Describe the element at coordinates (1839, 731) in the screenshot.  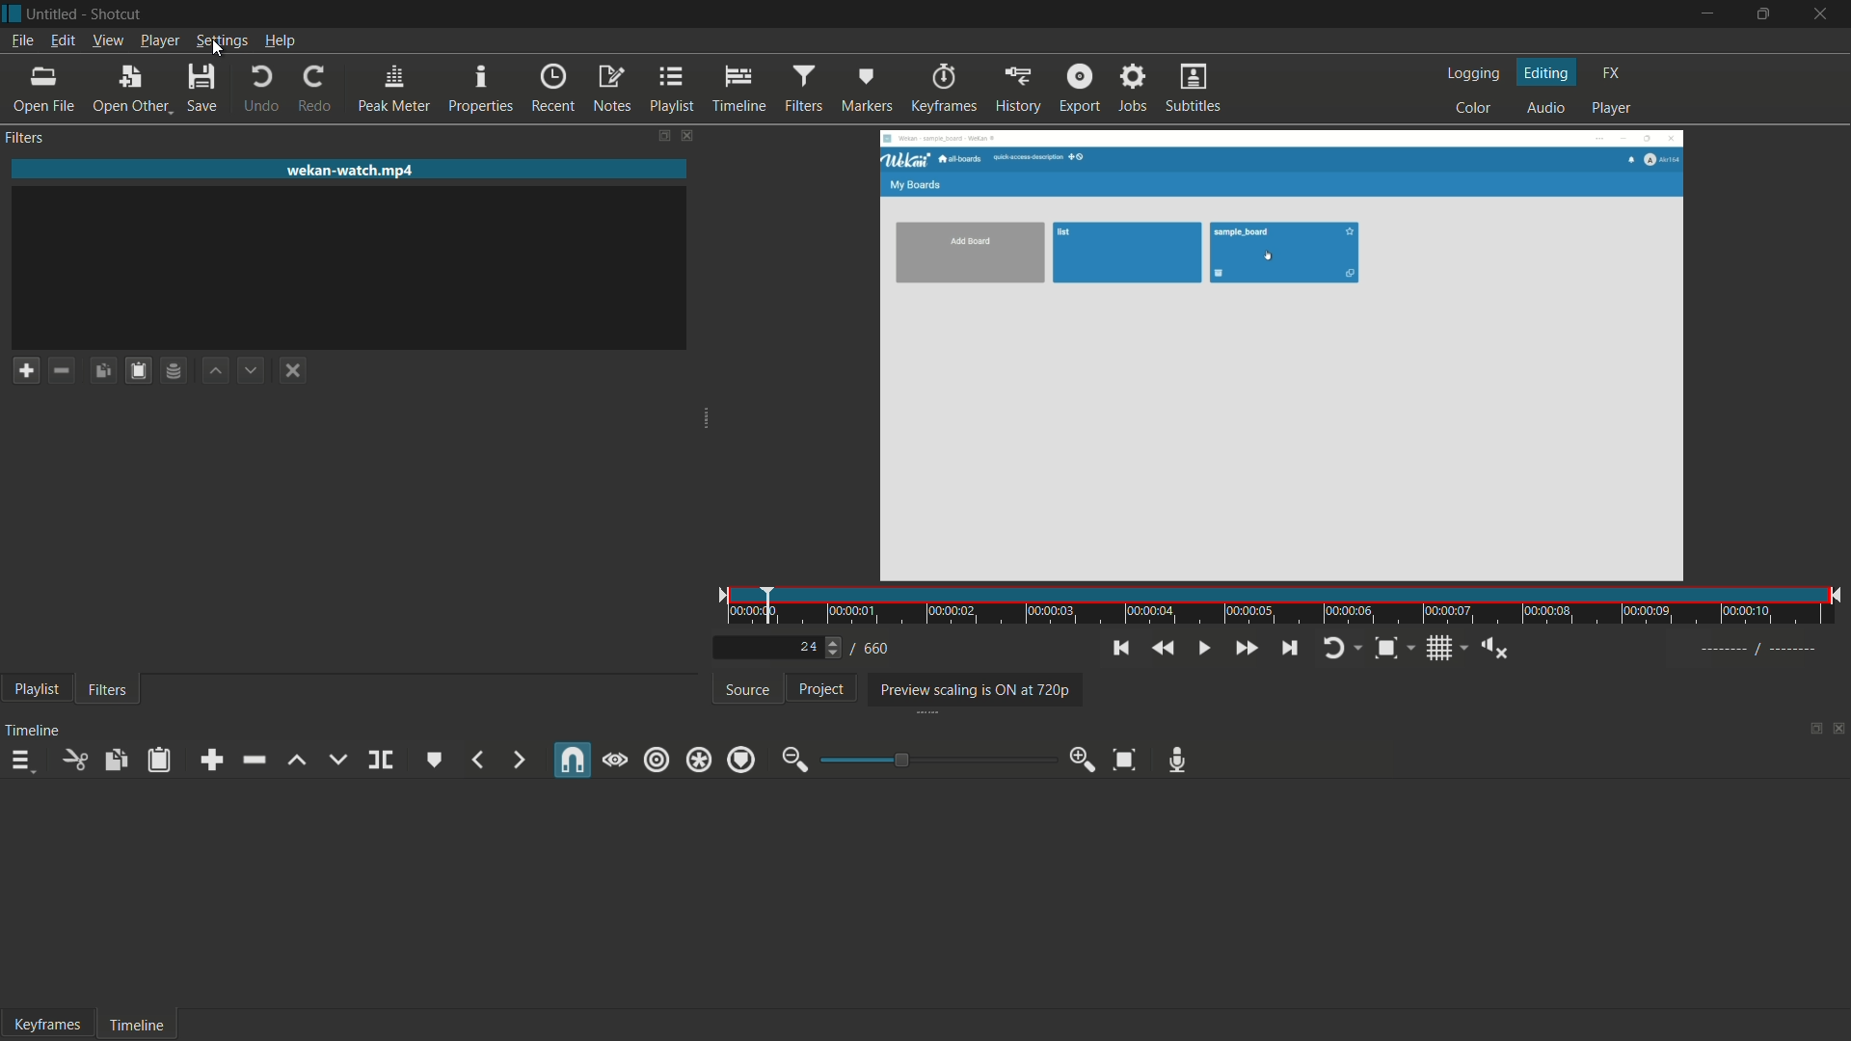
I see `close timeline` at that location.